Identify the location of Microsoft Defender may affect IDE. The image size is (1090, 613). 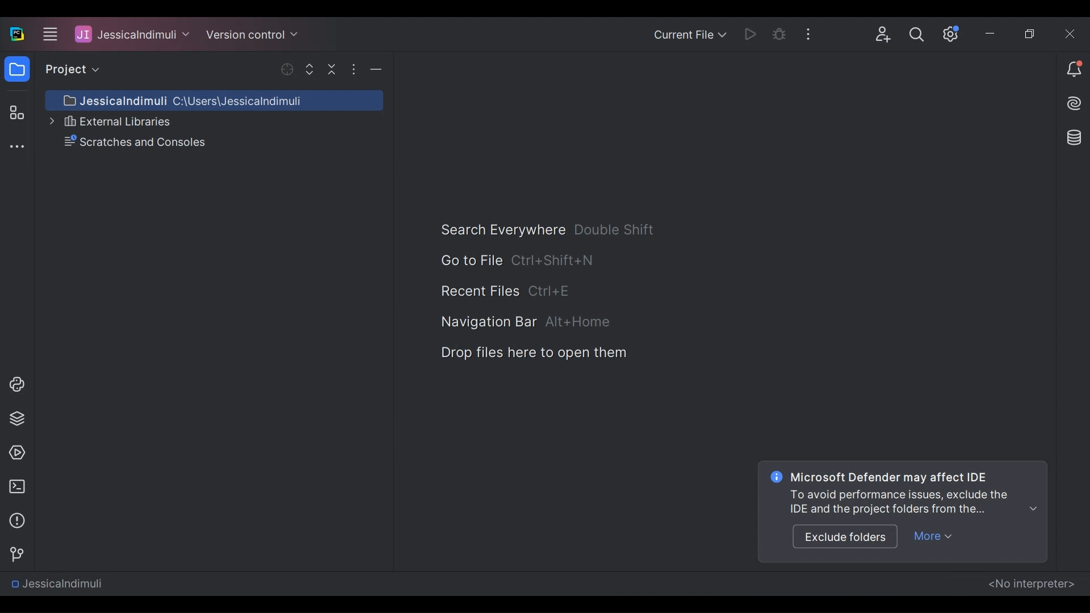
(878, 477).